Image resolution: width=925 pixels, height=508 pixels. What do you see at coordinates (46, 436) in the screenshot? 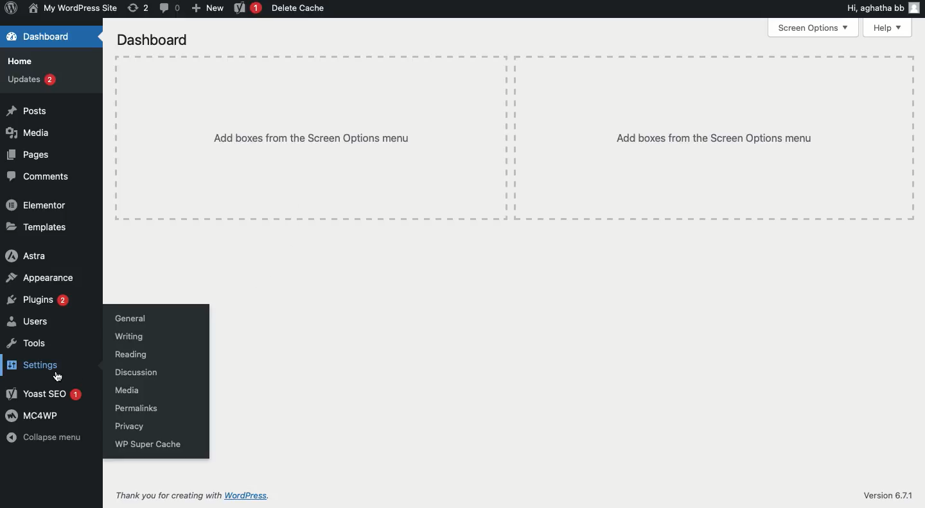
I see `Collapse menu` at bounding box center [46, 436].